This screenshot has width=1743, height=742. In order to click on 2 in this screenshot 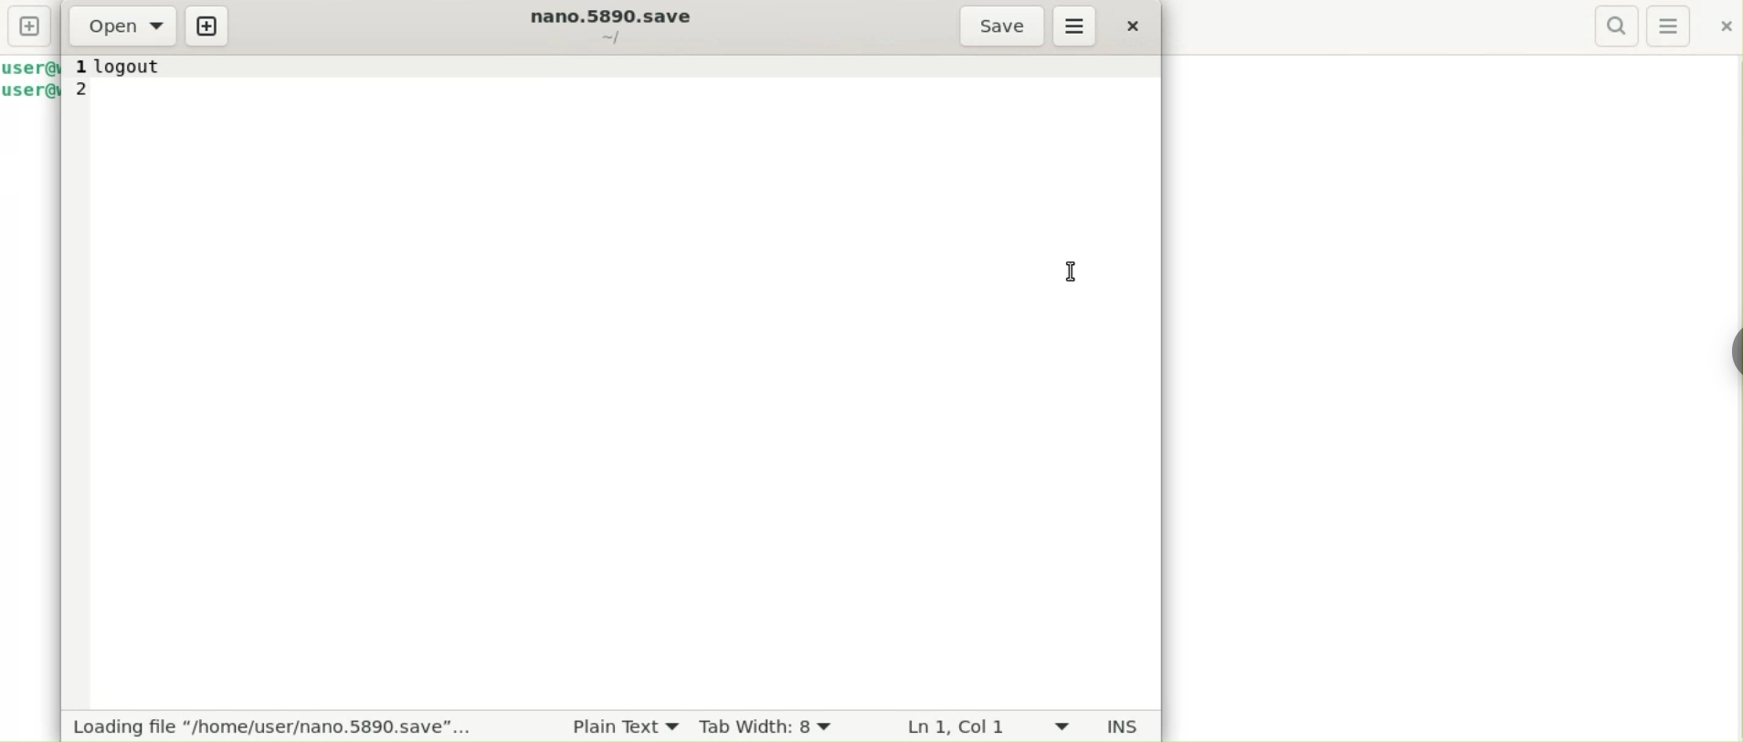, I will do `click(97, 91)`.